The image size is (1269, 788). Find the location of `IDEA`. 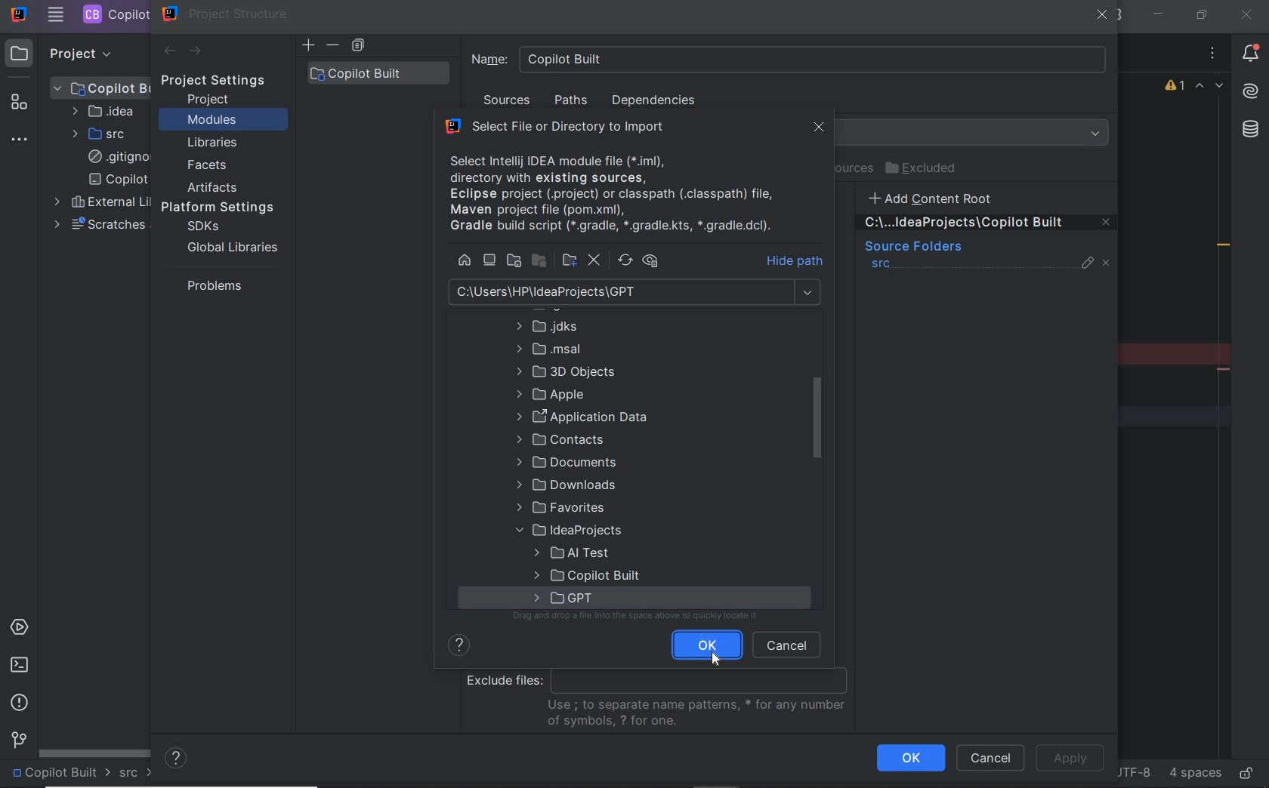

IDEA is located at coordinates (102, 111).